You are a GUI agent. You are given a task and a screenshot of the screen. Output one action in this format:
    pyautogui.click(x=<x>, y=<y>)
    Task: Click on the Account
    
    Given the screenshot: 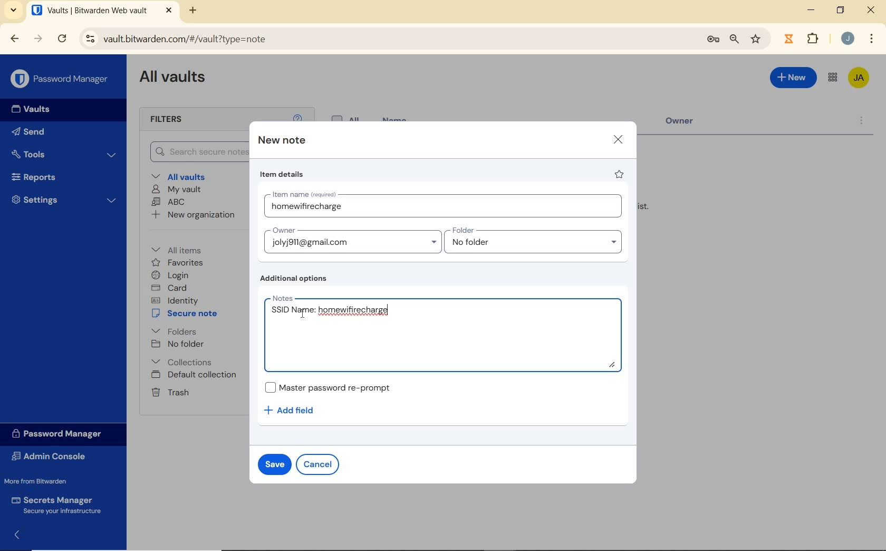 What is the action you would take?
    pyautogui.click(x=847, y=38)
    